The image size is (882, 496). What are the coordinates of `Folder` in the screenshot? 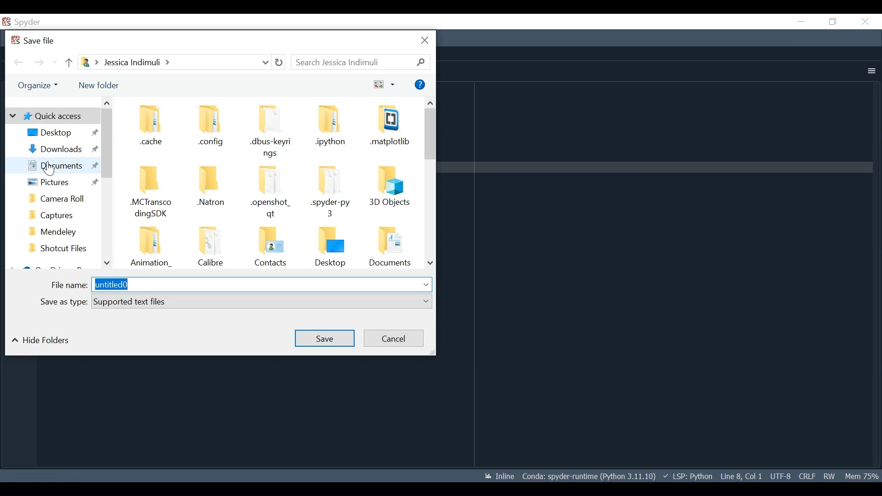 It's located at (209, 248).